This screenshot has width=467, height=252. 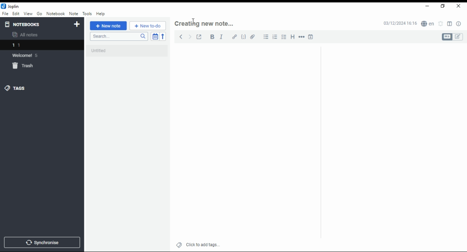 What do you see at coordinates (163, 36) in the screenshot?
I see `reverse sort order` at bounding box center [163, 36].